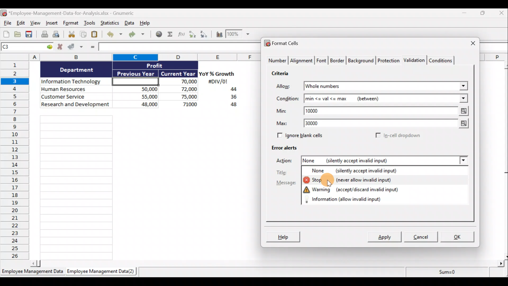  What do you see at coordinates (282, 112) in the screenshot?
I see `Min:` at bounding box center [282, 112].